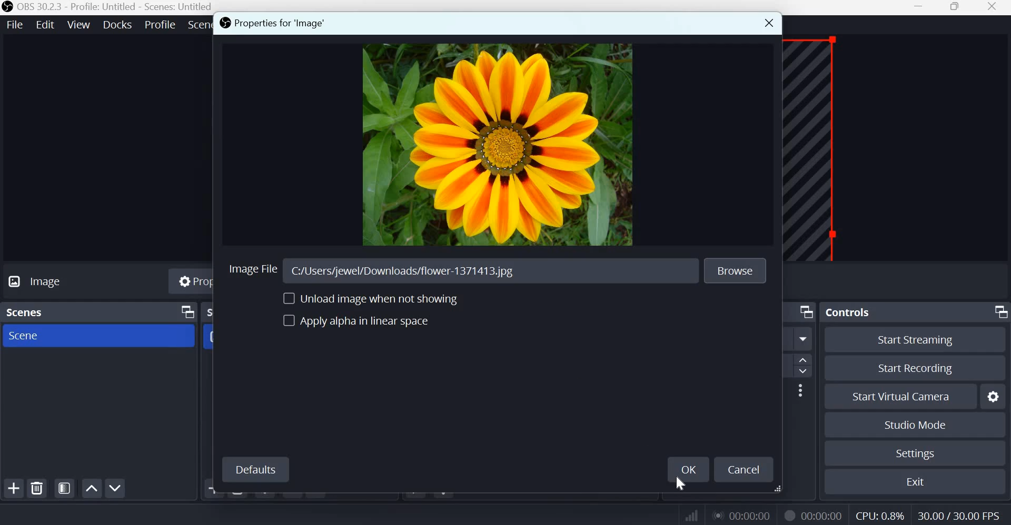  I want to click on ok, so click(686, 470).